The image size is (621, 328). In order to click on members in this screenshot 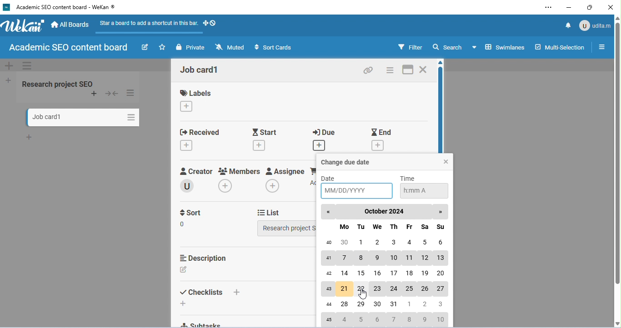, I will do `click(240, 171)`.